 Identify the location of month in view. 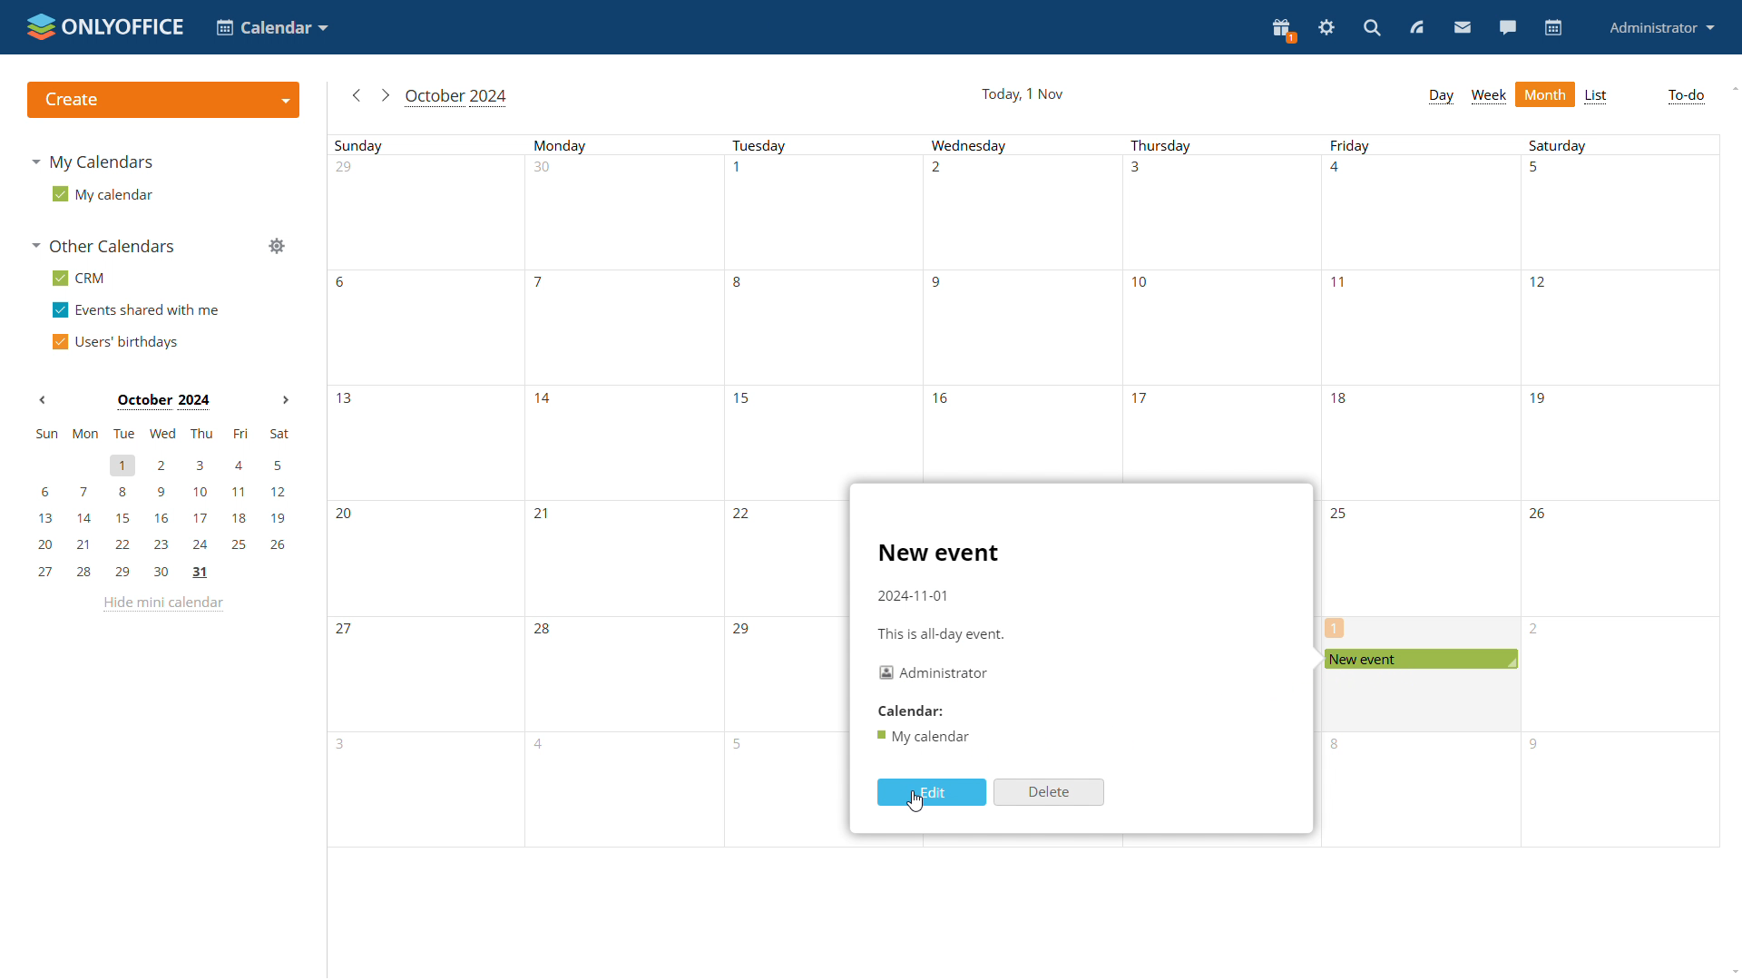
(460, 98).